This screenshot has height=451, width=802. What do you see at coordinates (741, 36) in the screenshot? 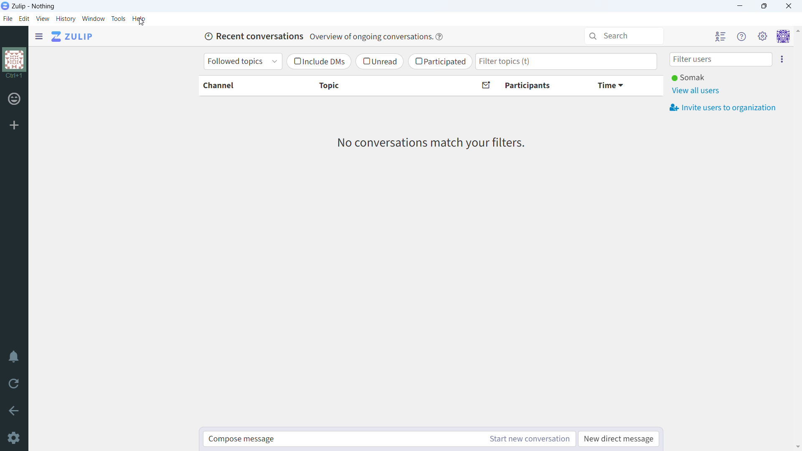
I see `help menu` at bounding box center [741, 36].